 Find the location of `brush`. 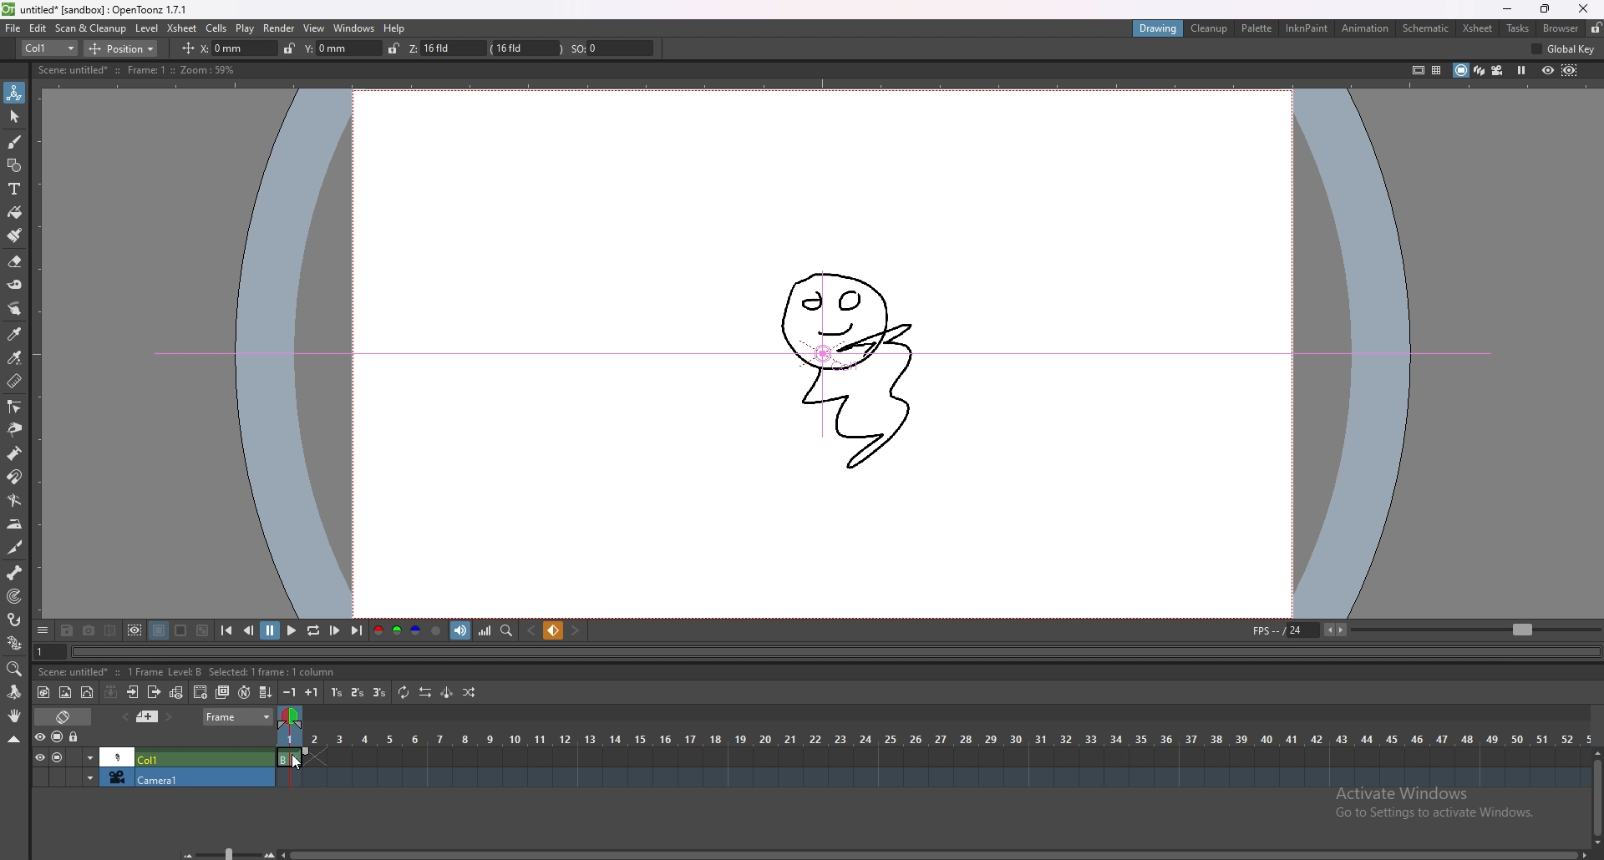

brush is located at coordinates (15, 235).